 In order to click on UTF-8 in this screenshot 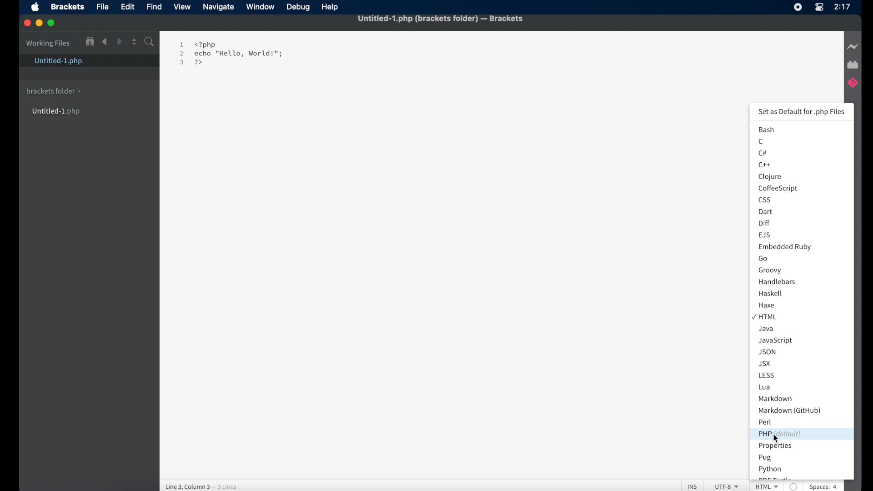, I will do `click(726, 486)`.